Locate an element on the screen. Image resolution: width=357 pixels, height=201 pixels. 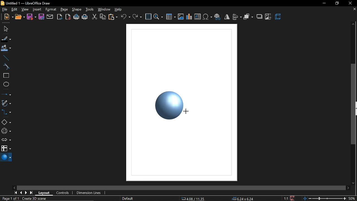
shape is located at coordinates (77, 10).